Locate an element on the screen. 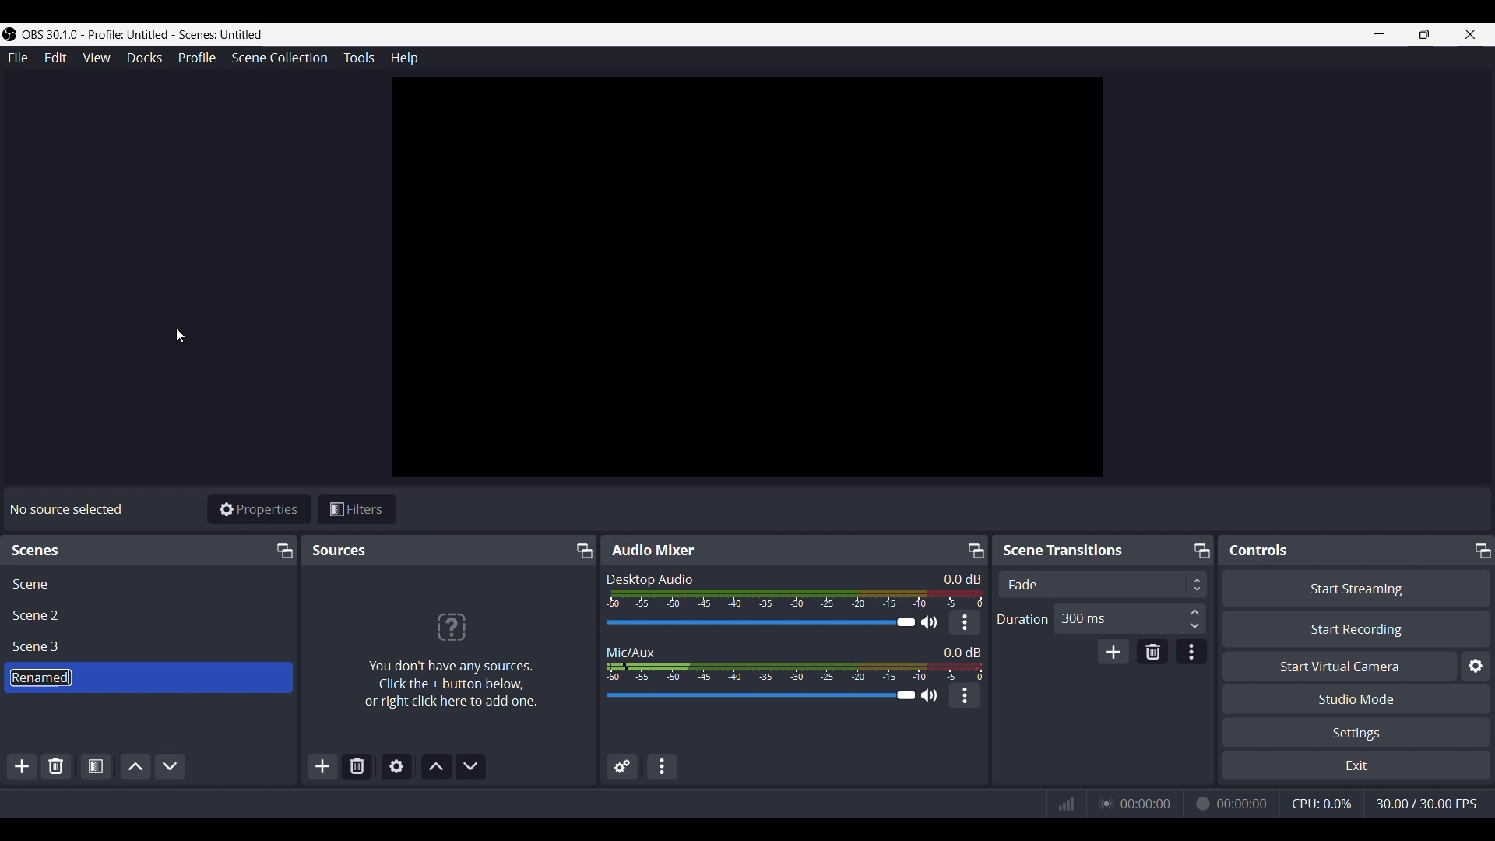 The height and width of the screenshot is (841, 1495). Move source(s) down is located at coordinates (470, 765).